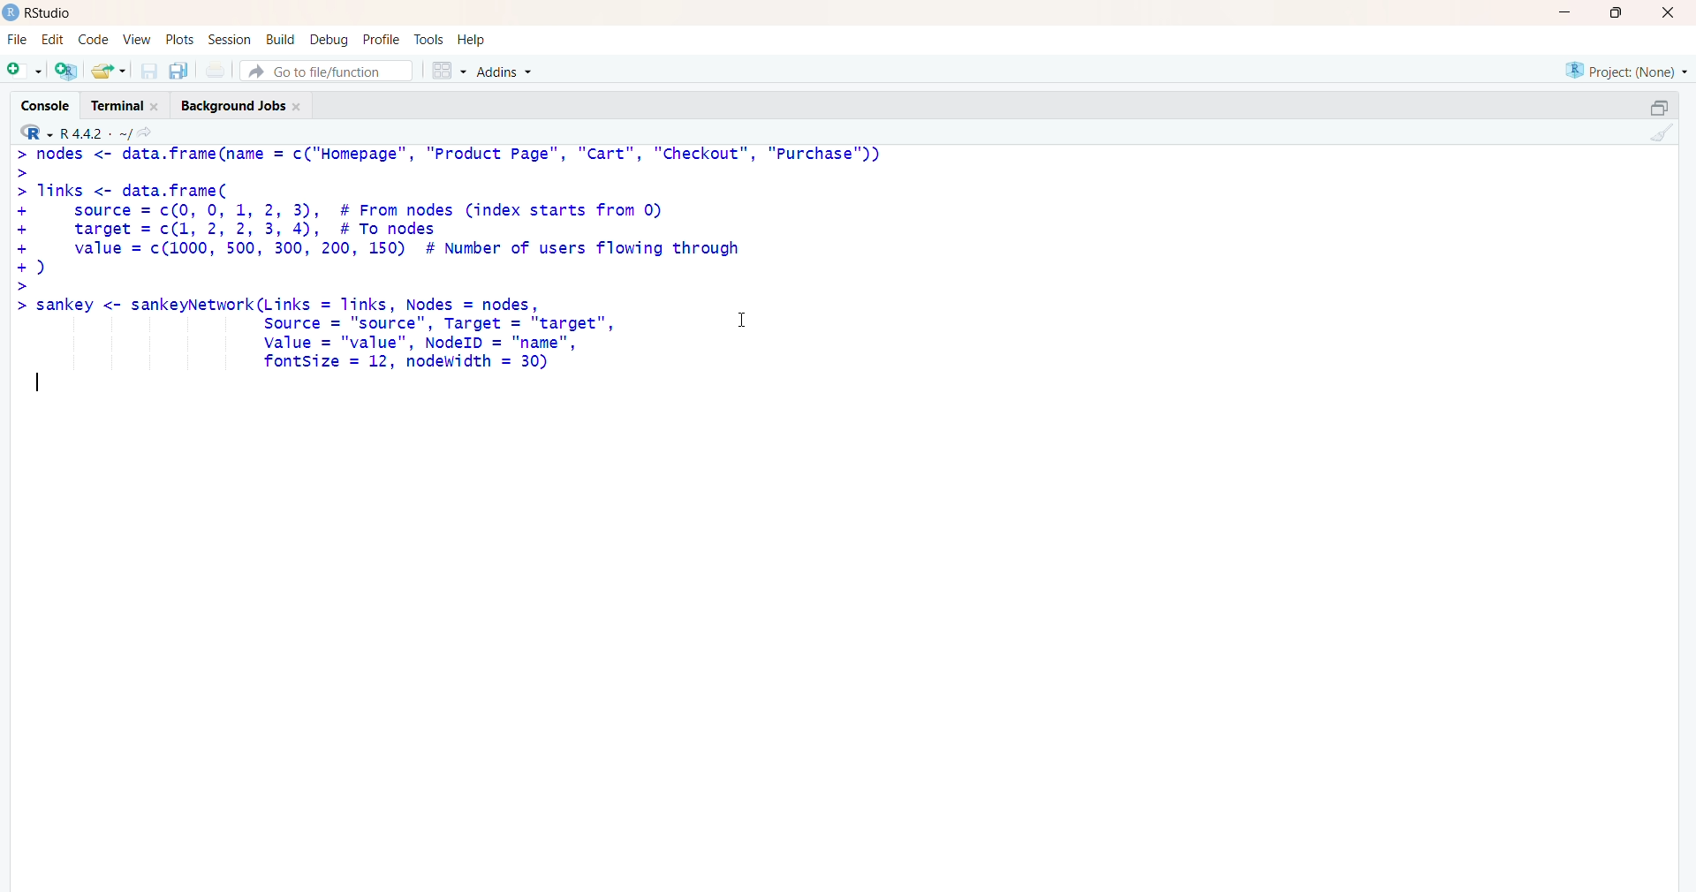  I want to click on menu, so click(22, 72).